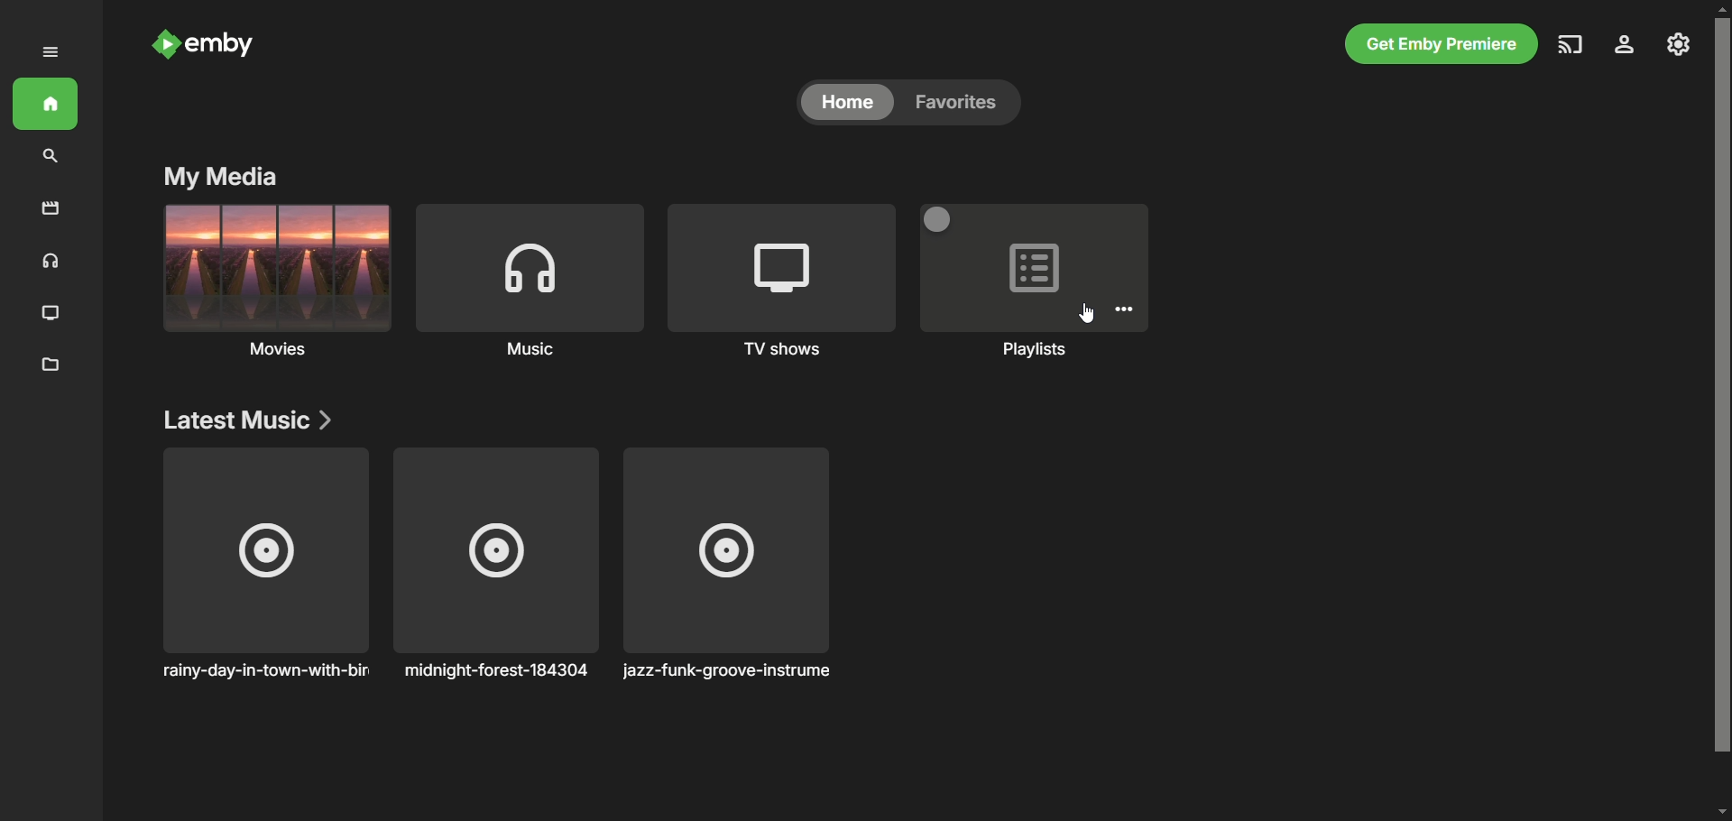  Describe the element at coordinates (51, 365) in the screenshot. I see `metadata manager` at that location.